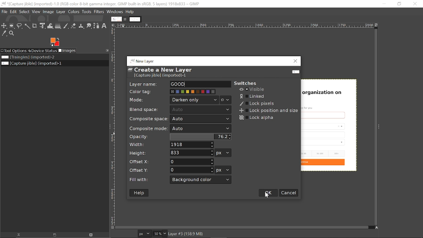 The width and height of the screenshot is (423, 238). What do you see at coordinates (87, 12) in the screenshot?
I see `Tools` at bounding box center [87, 12].